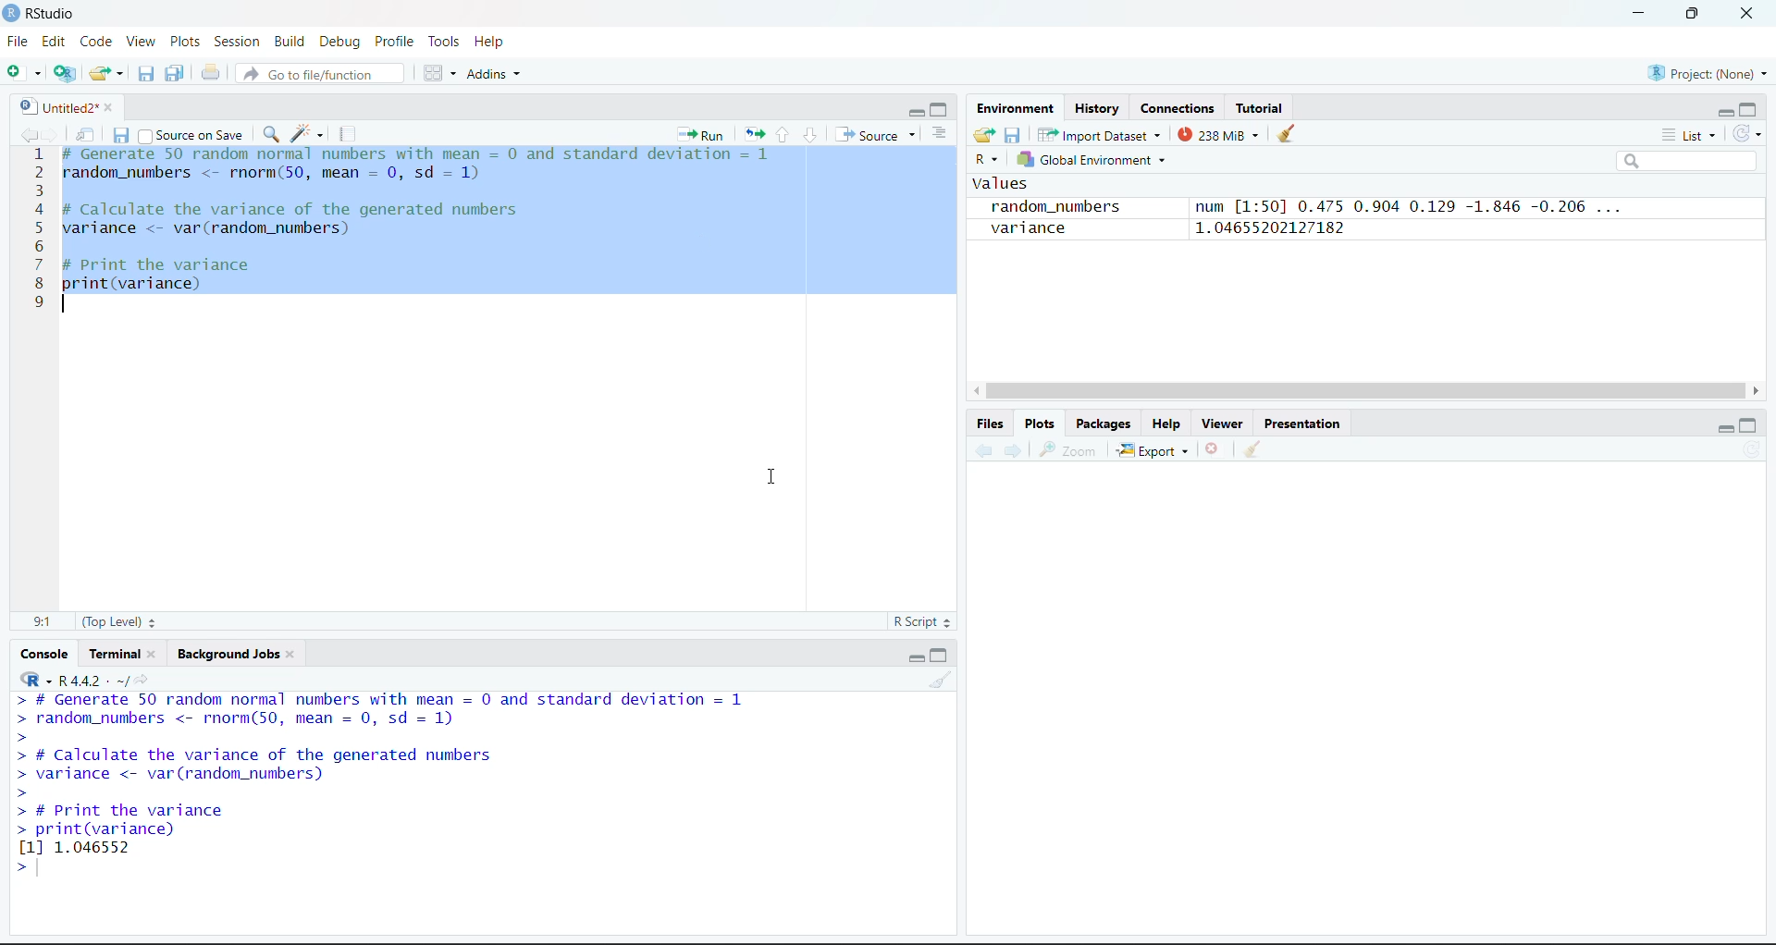  What do you see at coordinates (992, 423) in the screenshot?
I see `Files` at bounding box center [992, 423].